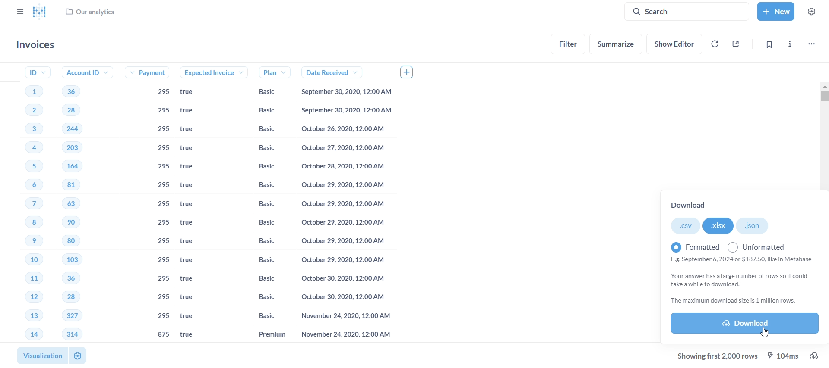  Describe the element at coordinates (265, 72) in the screenshot. I see `plan` at that location.